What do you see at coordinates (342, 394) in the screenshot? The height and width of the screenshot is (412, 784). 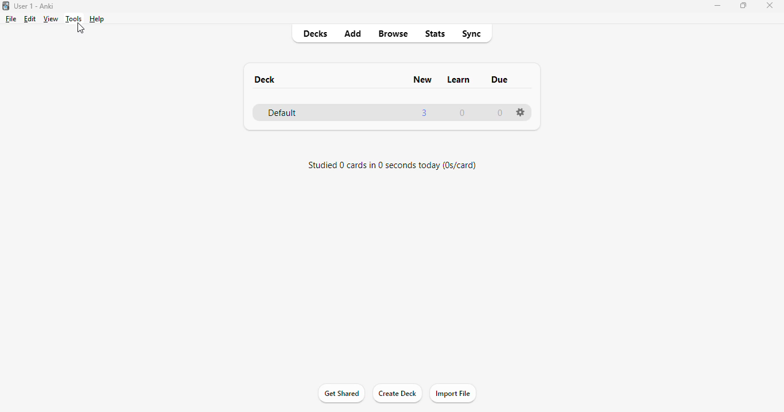 I see `get shared` at bounding box center [342, 394].